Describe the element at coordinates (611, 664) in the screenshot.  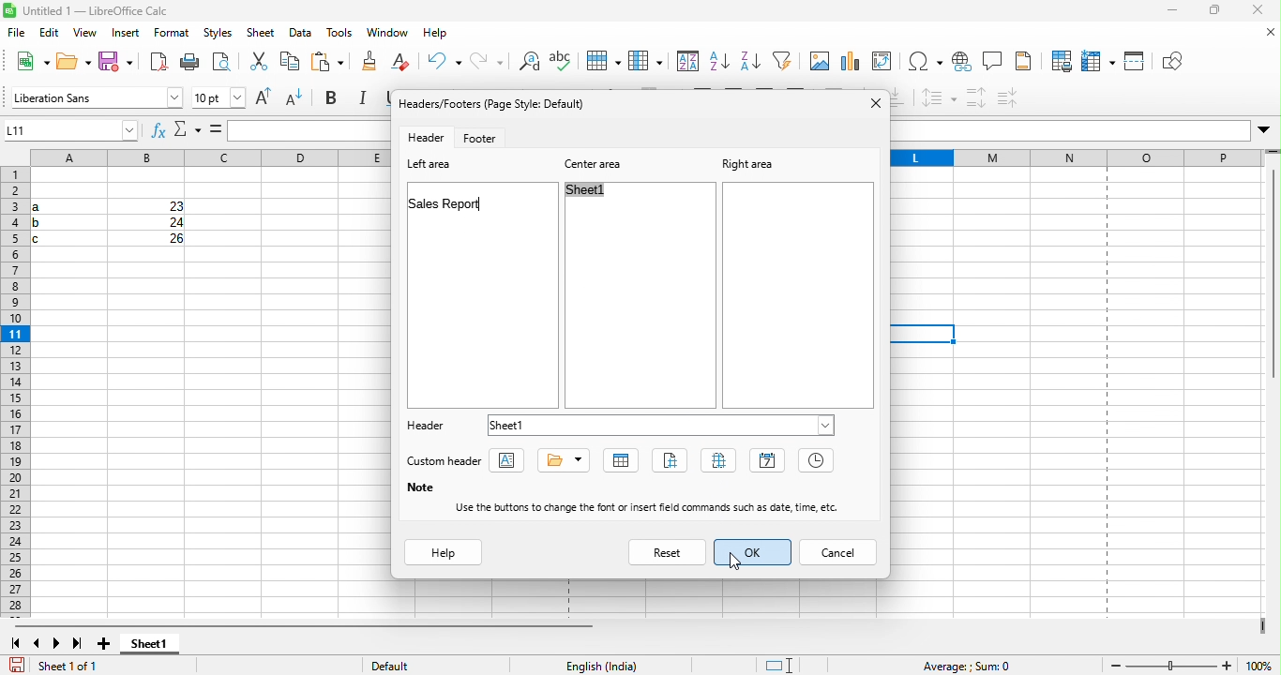
I see `text language` at that location.